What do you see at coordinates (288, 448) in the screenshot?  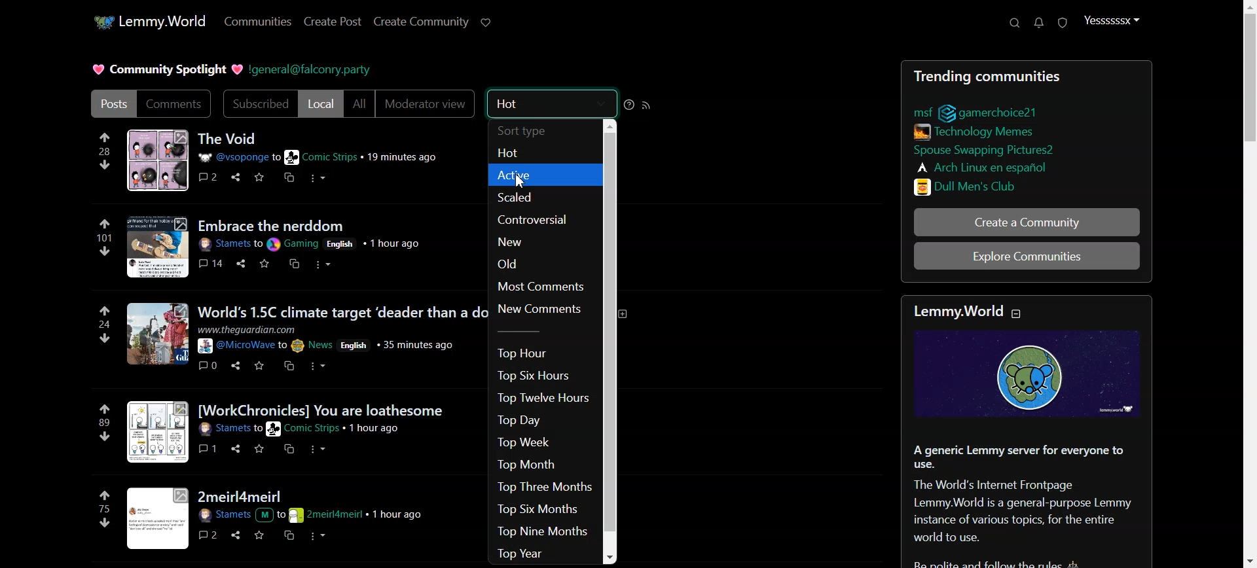 I see `cross post` at bounding box center [288, 448].